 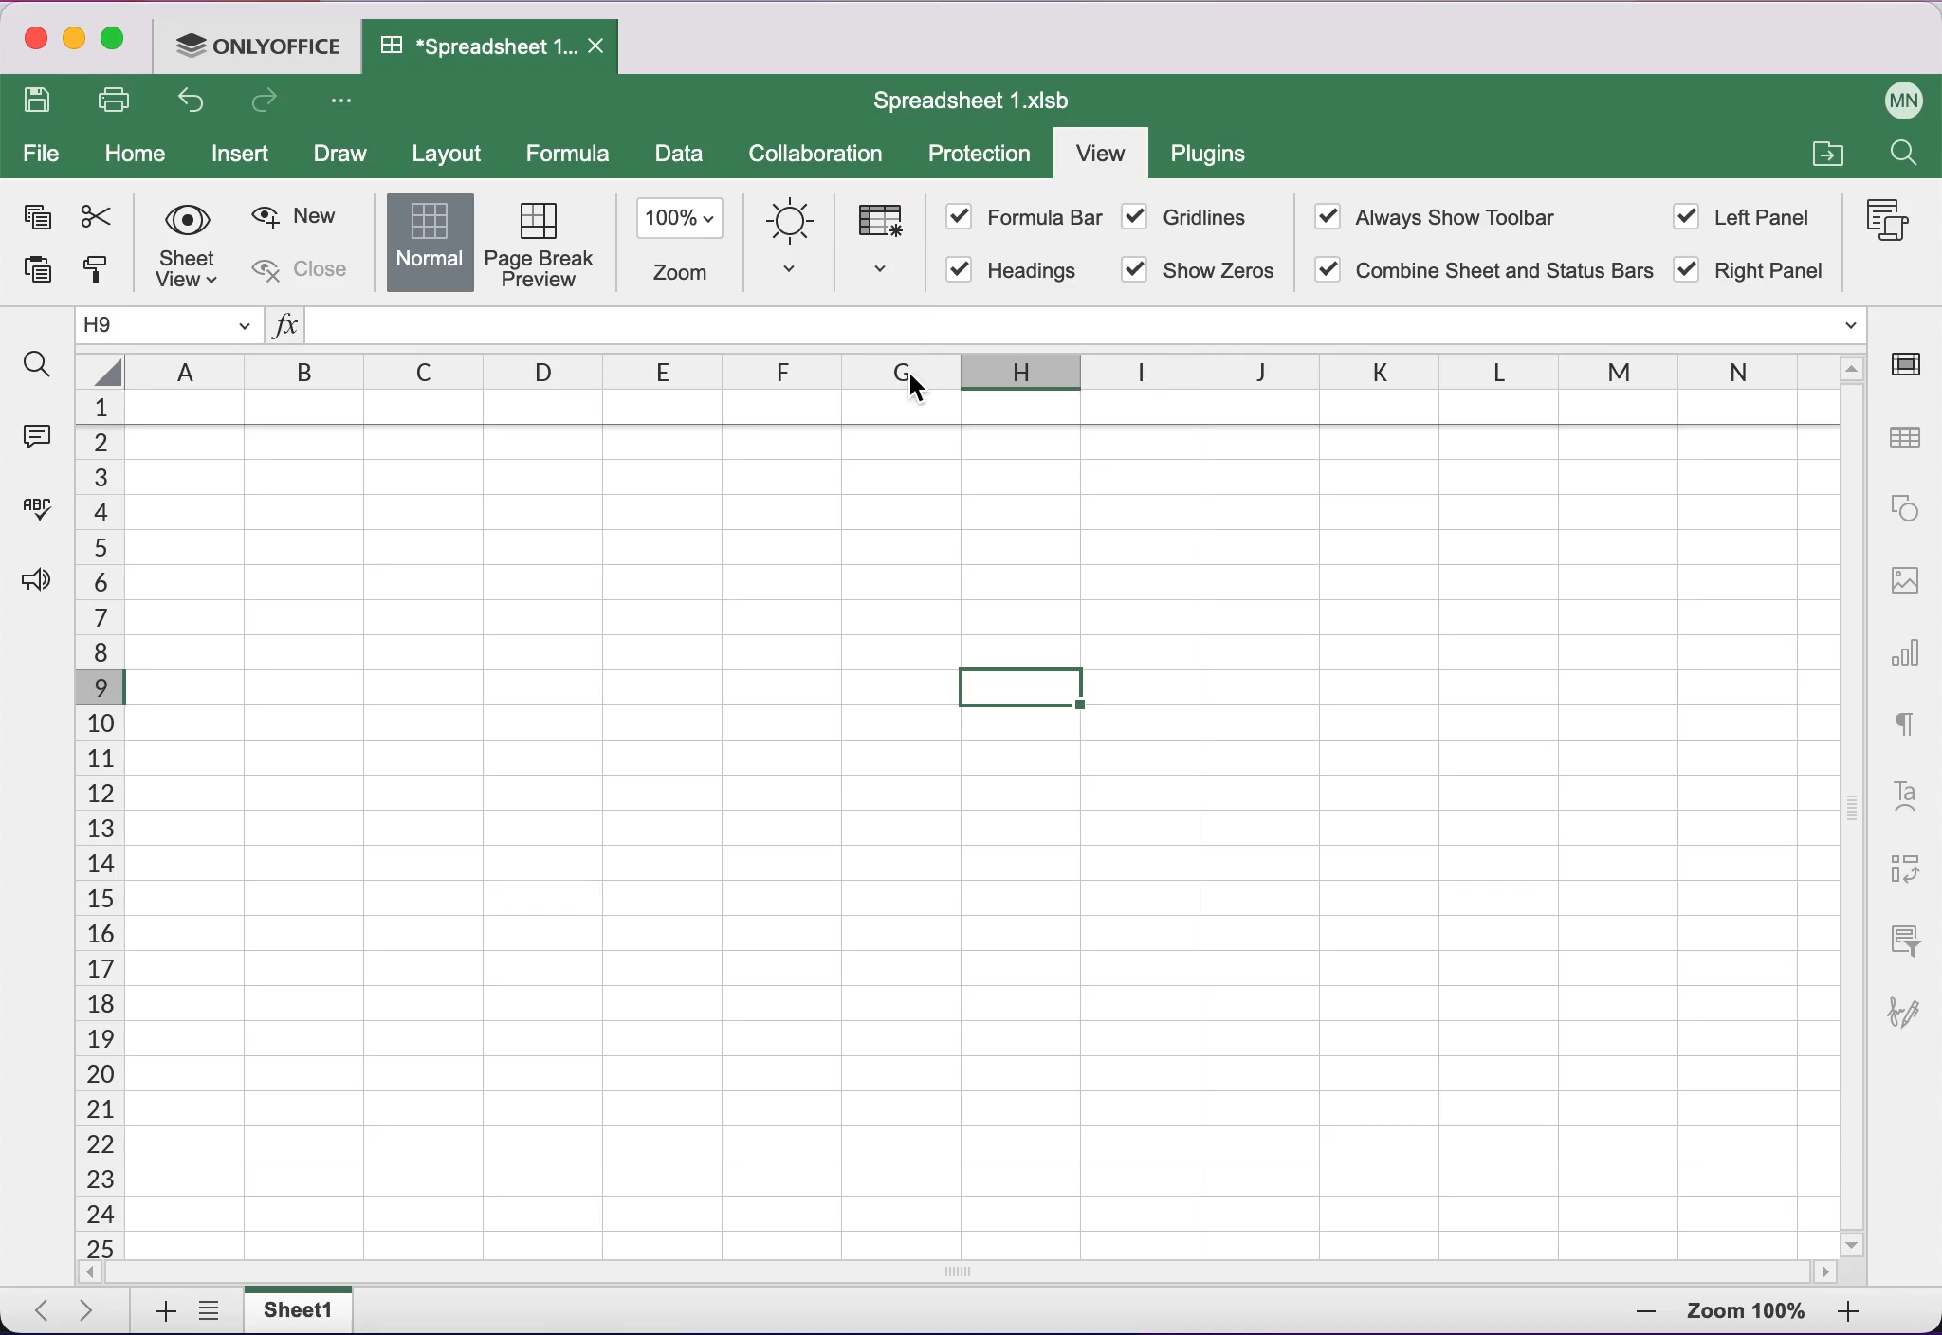 I want to click on data, so click(x=680, y=157).